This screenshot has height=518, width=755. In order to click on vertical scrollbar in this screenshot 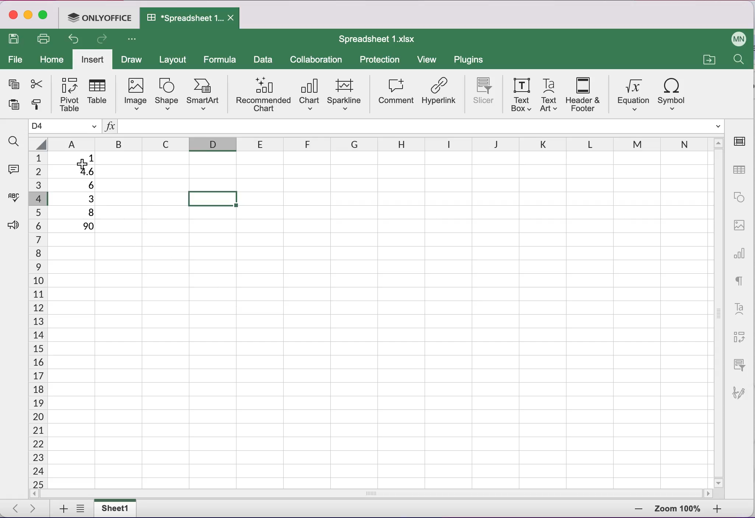, I will do `click(718, 319)`.